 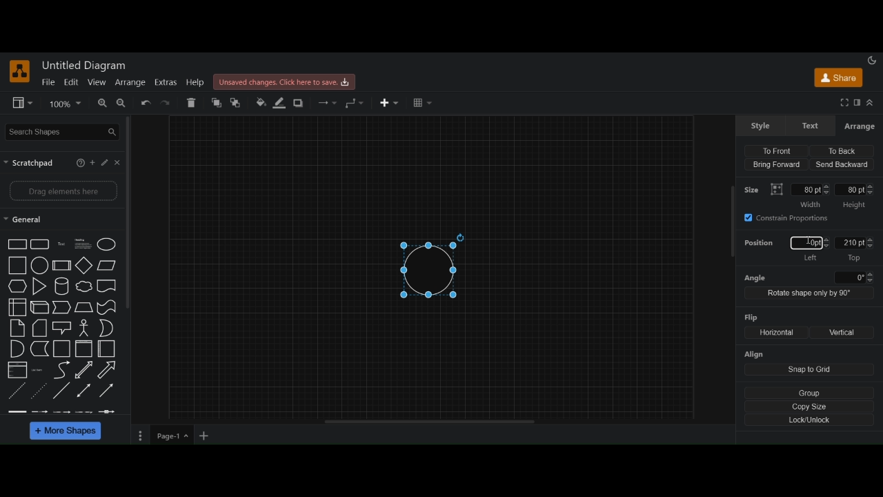 I want to click on zoom out, so click(x=122, y=104).